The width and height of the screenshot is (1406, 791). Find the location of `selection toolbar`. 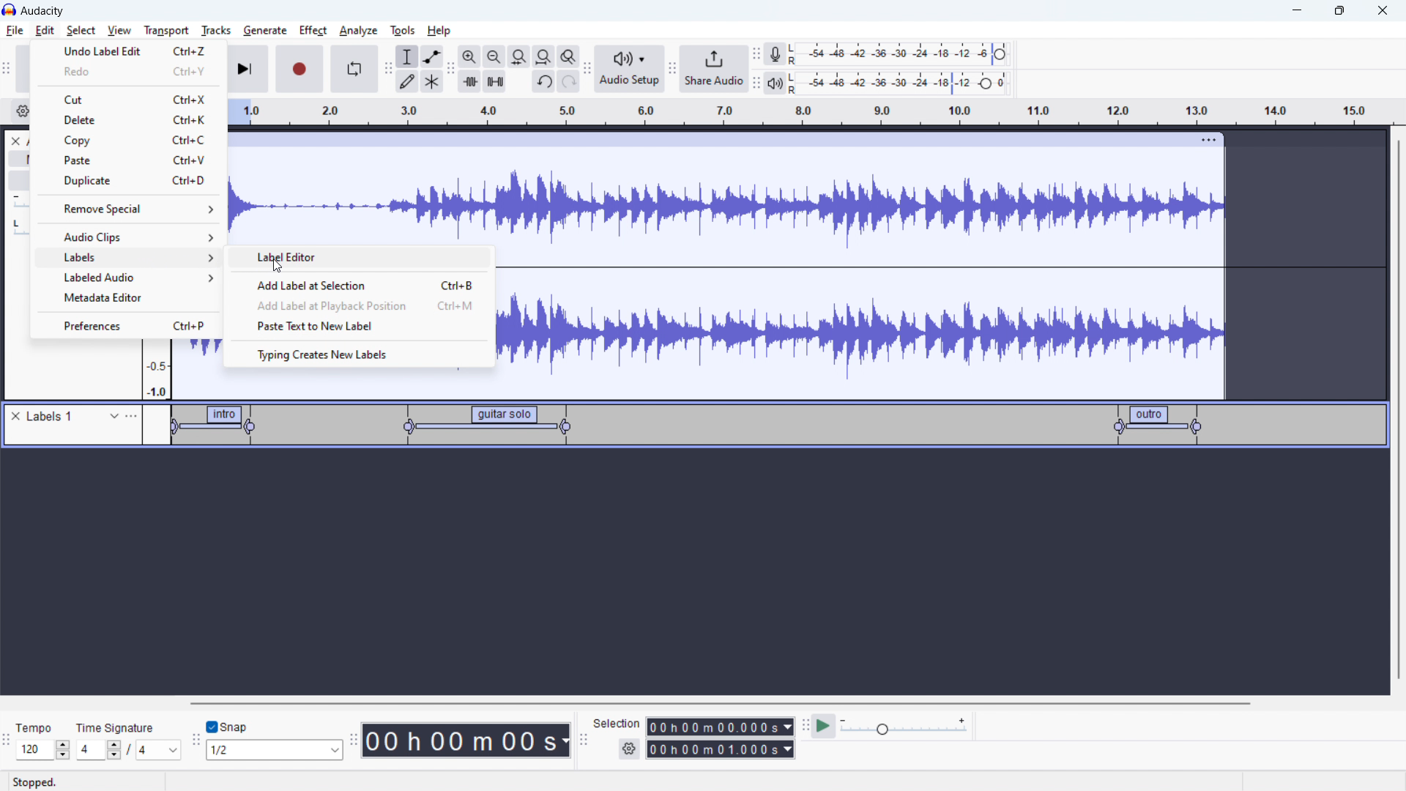

selection toolbar is located at coordinates (581, 740).